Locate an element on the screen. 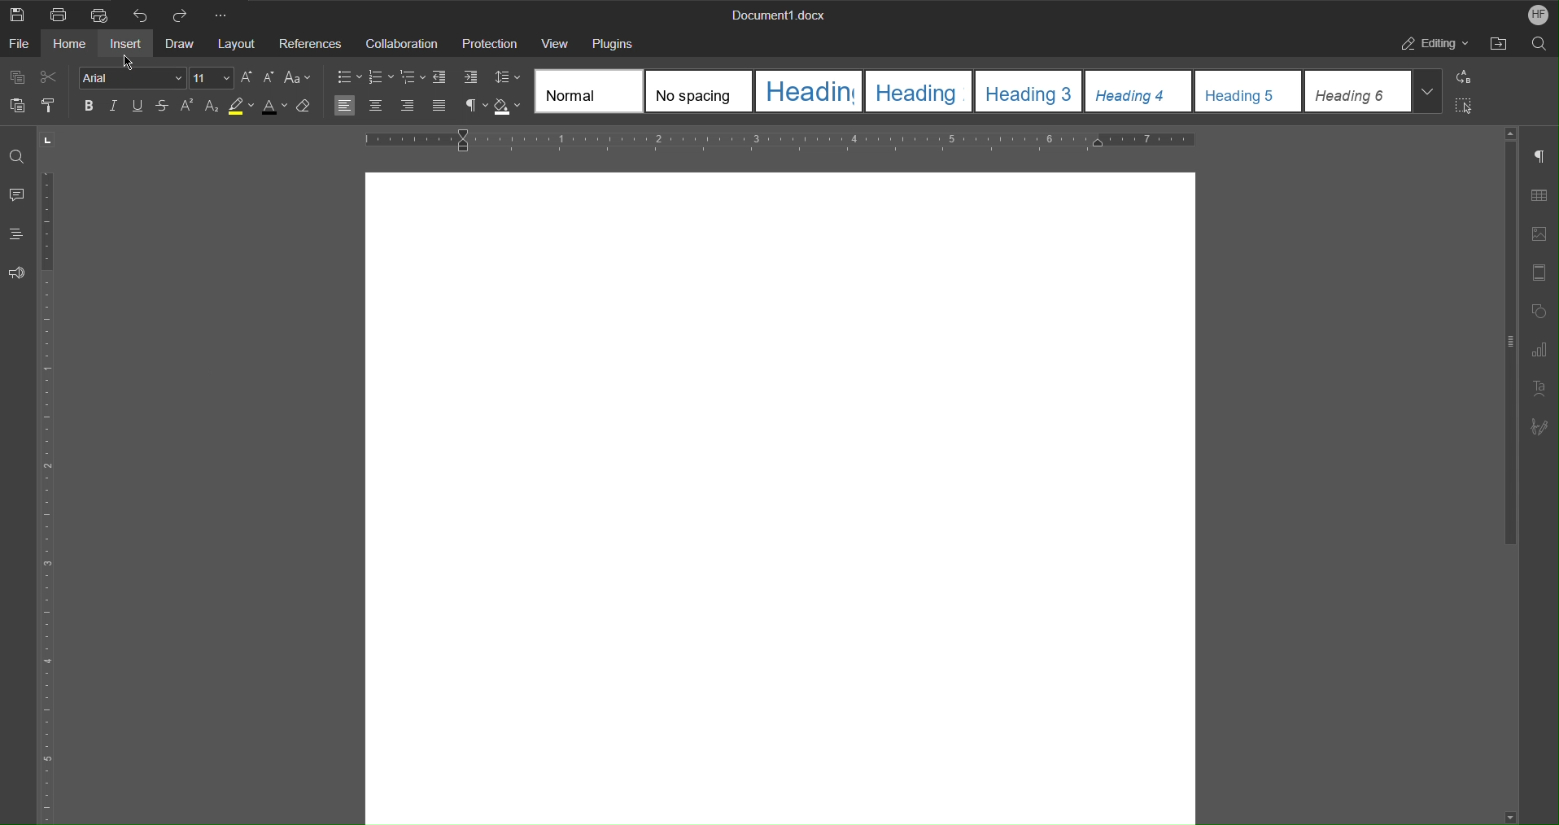  Protection is located at coordinates (493, 42).